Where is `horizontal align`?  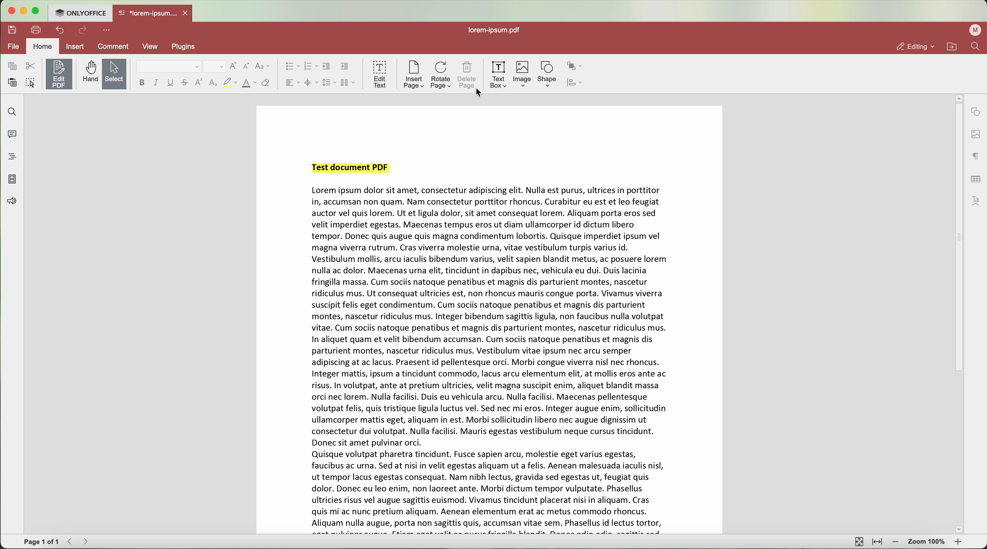 horizontal align is located at coordinates (292, 82).